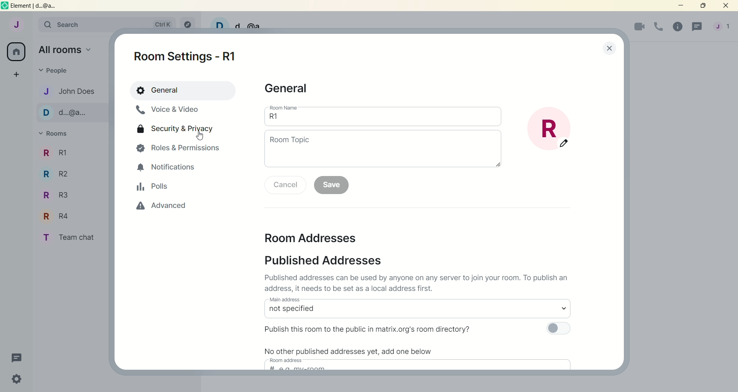  I want to click on J John Does, so click(70, 93).